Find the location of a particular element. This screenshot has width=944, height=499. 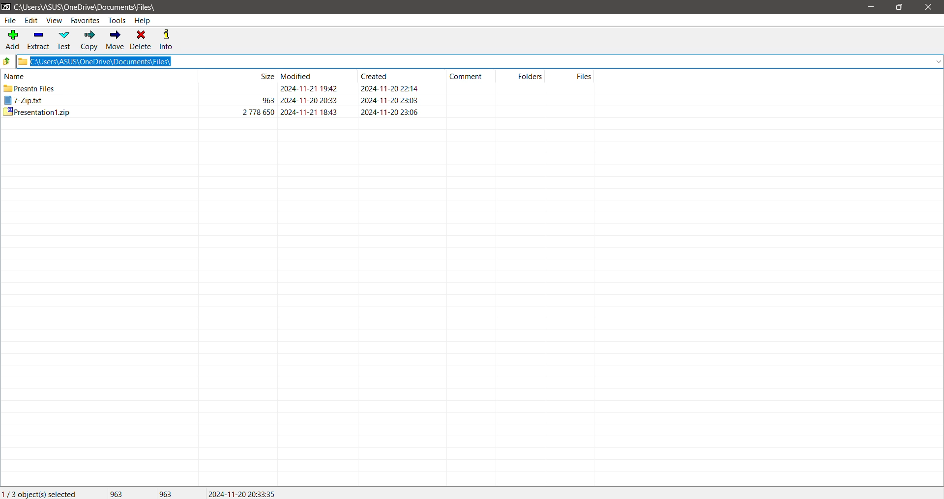

7-Zip.txt is located at coordinates (23, 99).